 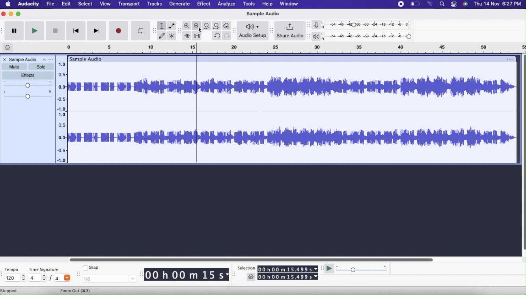 What do you see at coordinates (455, 6) in the screenshot?
I see `options` at bounding box center [455, 6].